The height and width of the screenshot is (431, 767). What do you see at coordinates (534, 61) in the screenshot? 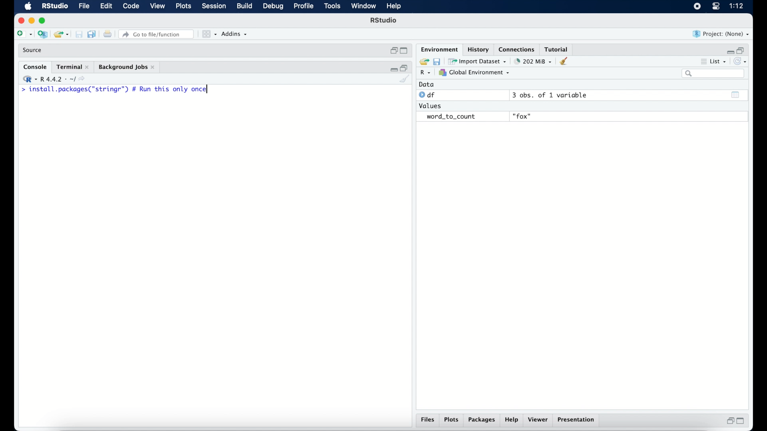
I see `203 MB` at bounding box center [534, 61].